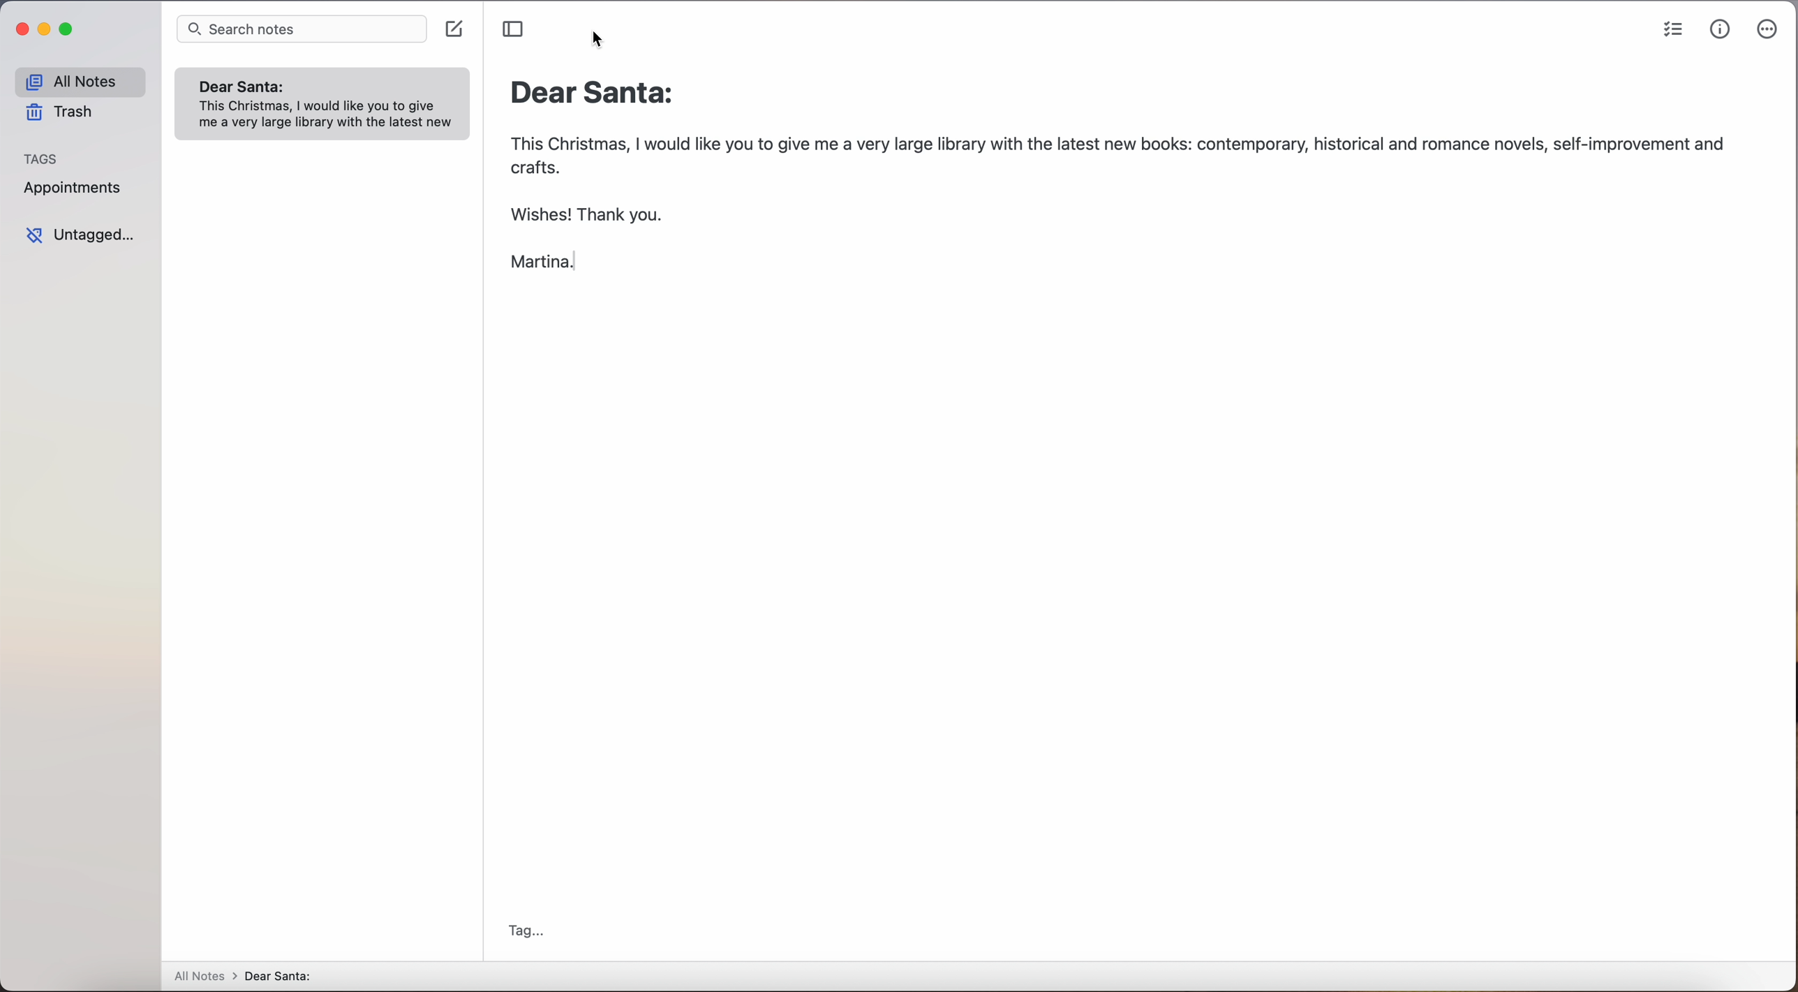 This screenshot has height=992, width=1798. What do you see at coordinates (202, 975) in the screenshot?
I see `all notes` at bounding box center [202, 975].